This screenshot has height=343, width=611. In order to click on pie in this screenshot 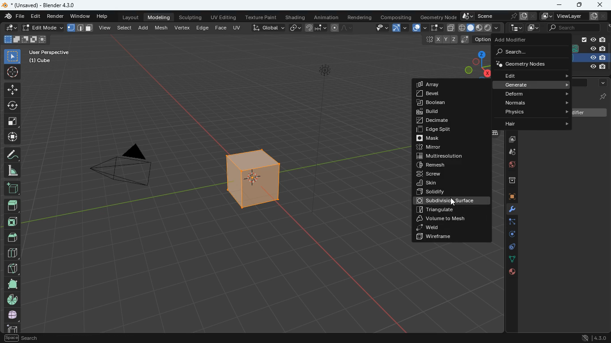, I will do `click(14, 300)`.